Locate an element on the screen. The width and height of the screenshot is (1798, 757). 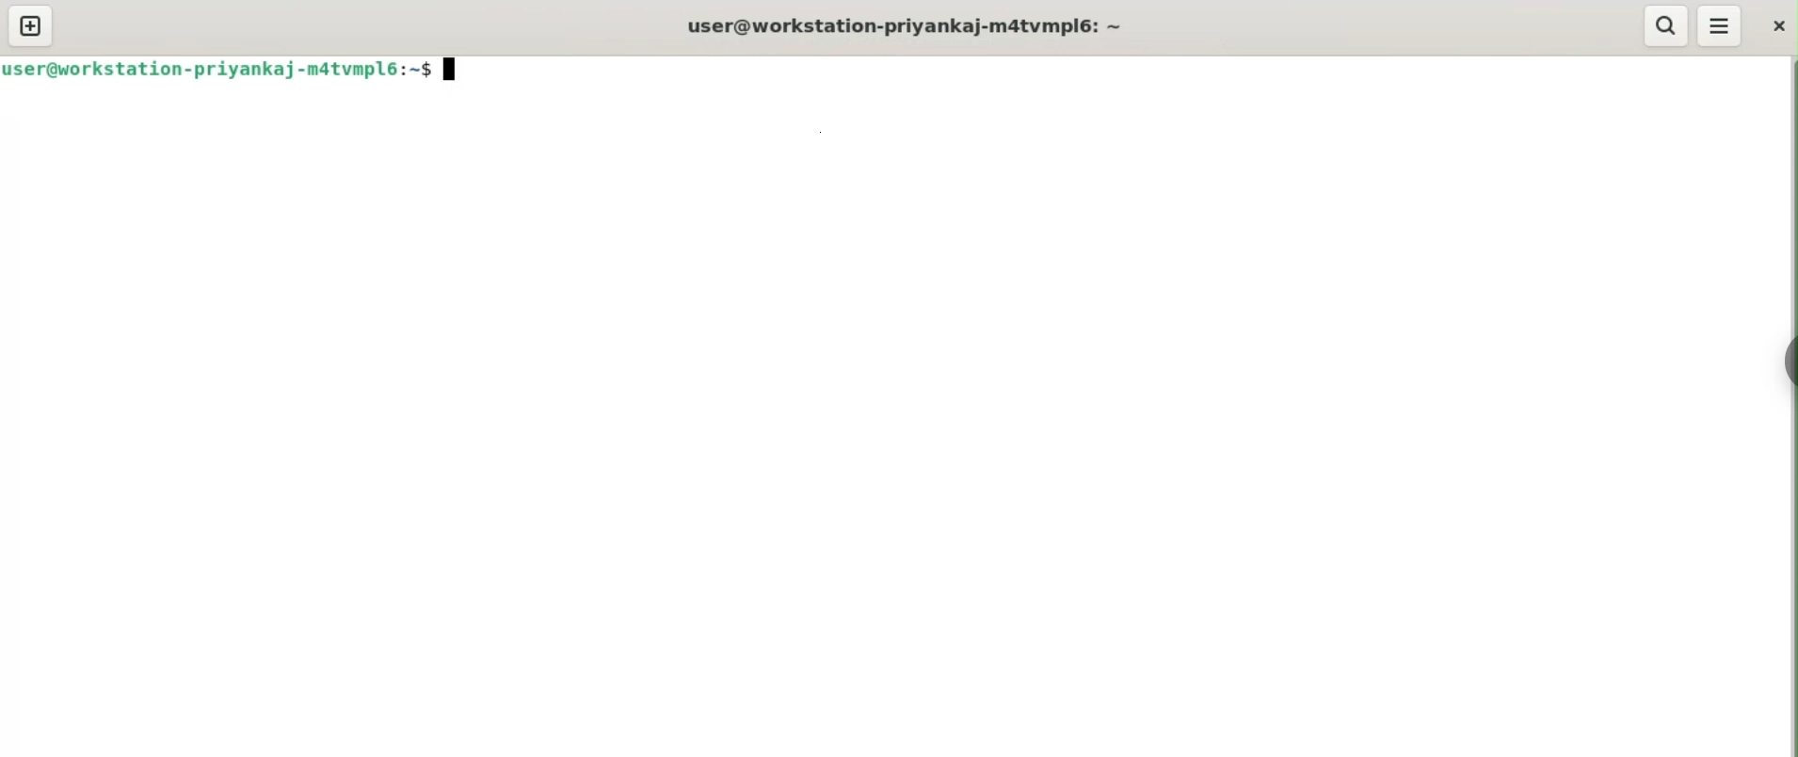
cursor is located at coordinates (453, 72).